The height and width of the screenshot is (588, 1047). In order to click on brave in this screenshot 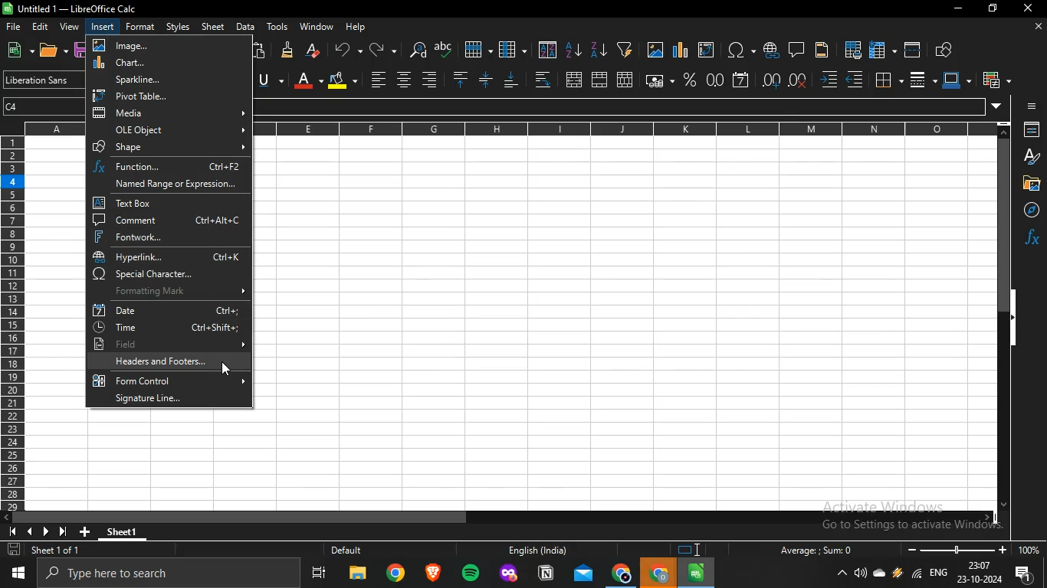, I will do `click(432, 573)`.